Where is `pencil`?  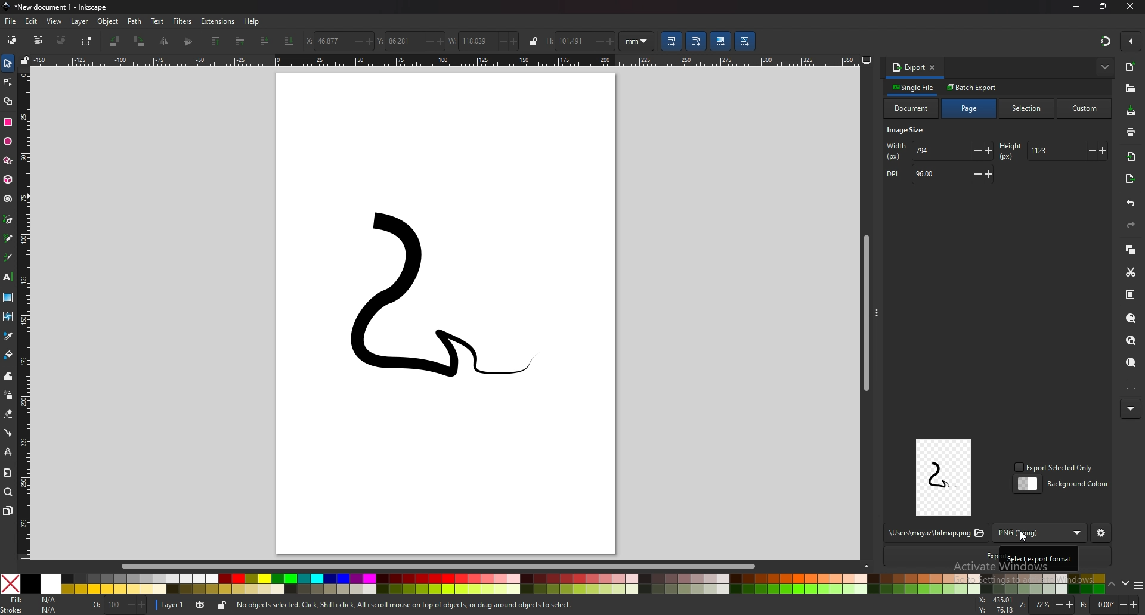 pencil is located at coordinates (9, 238).